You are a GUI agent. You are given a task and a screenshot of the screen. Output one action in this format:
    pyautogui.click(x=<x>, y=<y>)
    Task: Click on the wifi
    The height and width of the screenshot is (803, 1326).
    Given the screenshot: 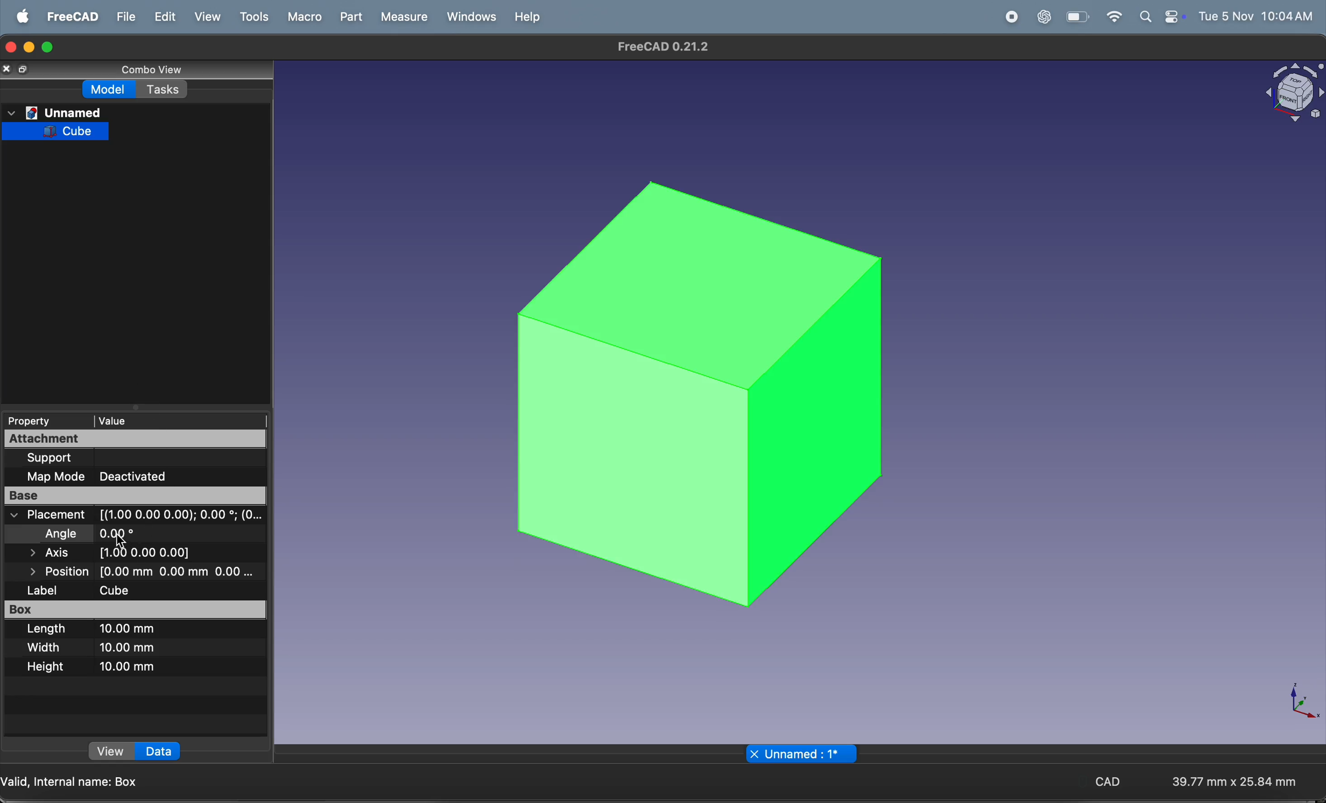 What is the action you would take?
    pyautogui.click(x=1113, y=16)
    